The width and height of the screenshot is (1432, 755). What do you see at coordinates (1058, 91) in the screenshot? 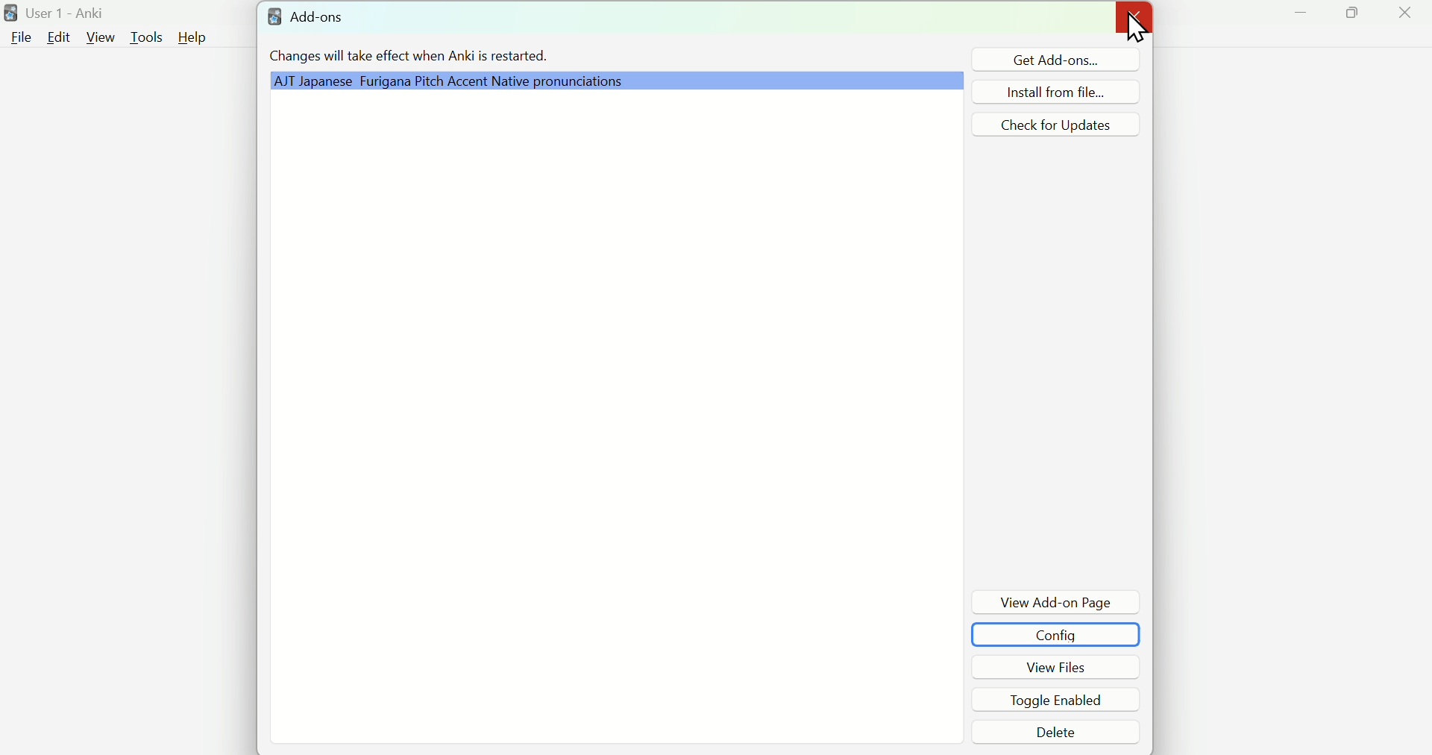
I see `Install from file...` at bounding box center [1058, 91].